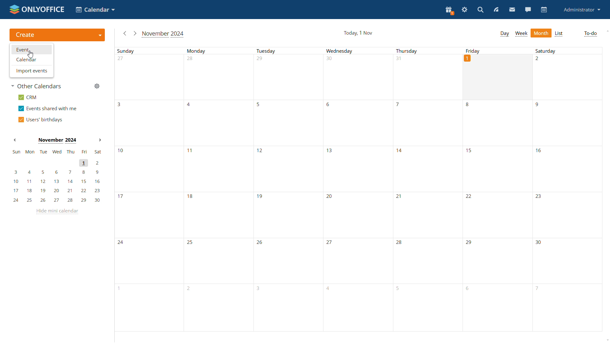 The width and height of the screenshot is (610, 343). What do you see at coordinates (559, 34) in the screenshot?
I see `list view ` at bounding box center [559, 34].